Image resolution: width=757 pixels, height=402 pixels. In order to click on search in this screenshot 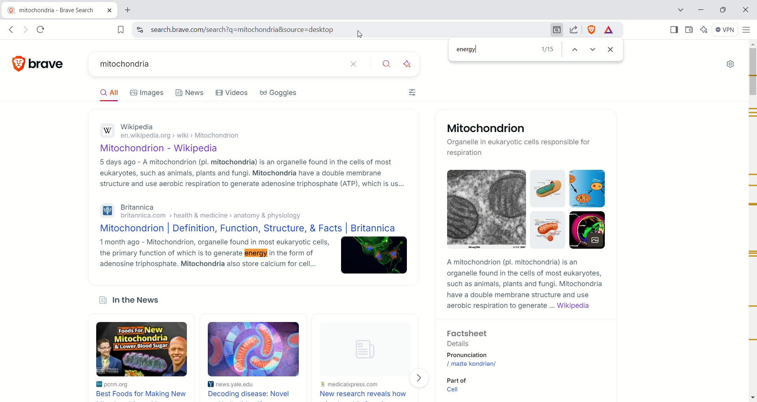, I will do `click(388, 64)`.